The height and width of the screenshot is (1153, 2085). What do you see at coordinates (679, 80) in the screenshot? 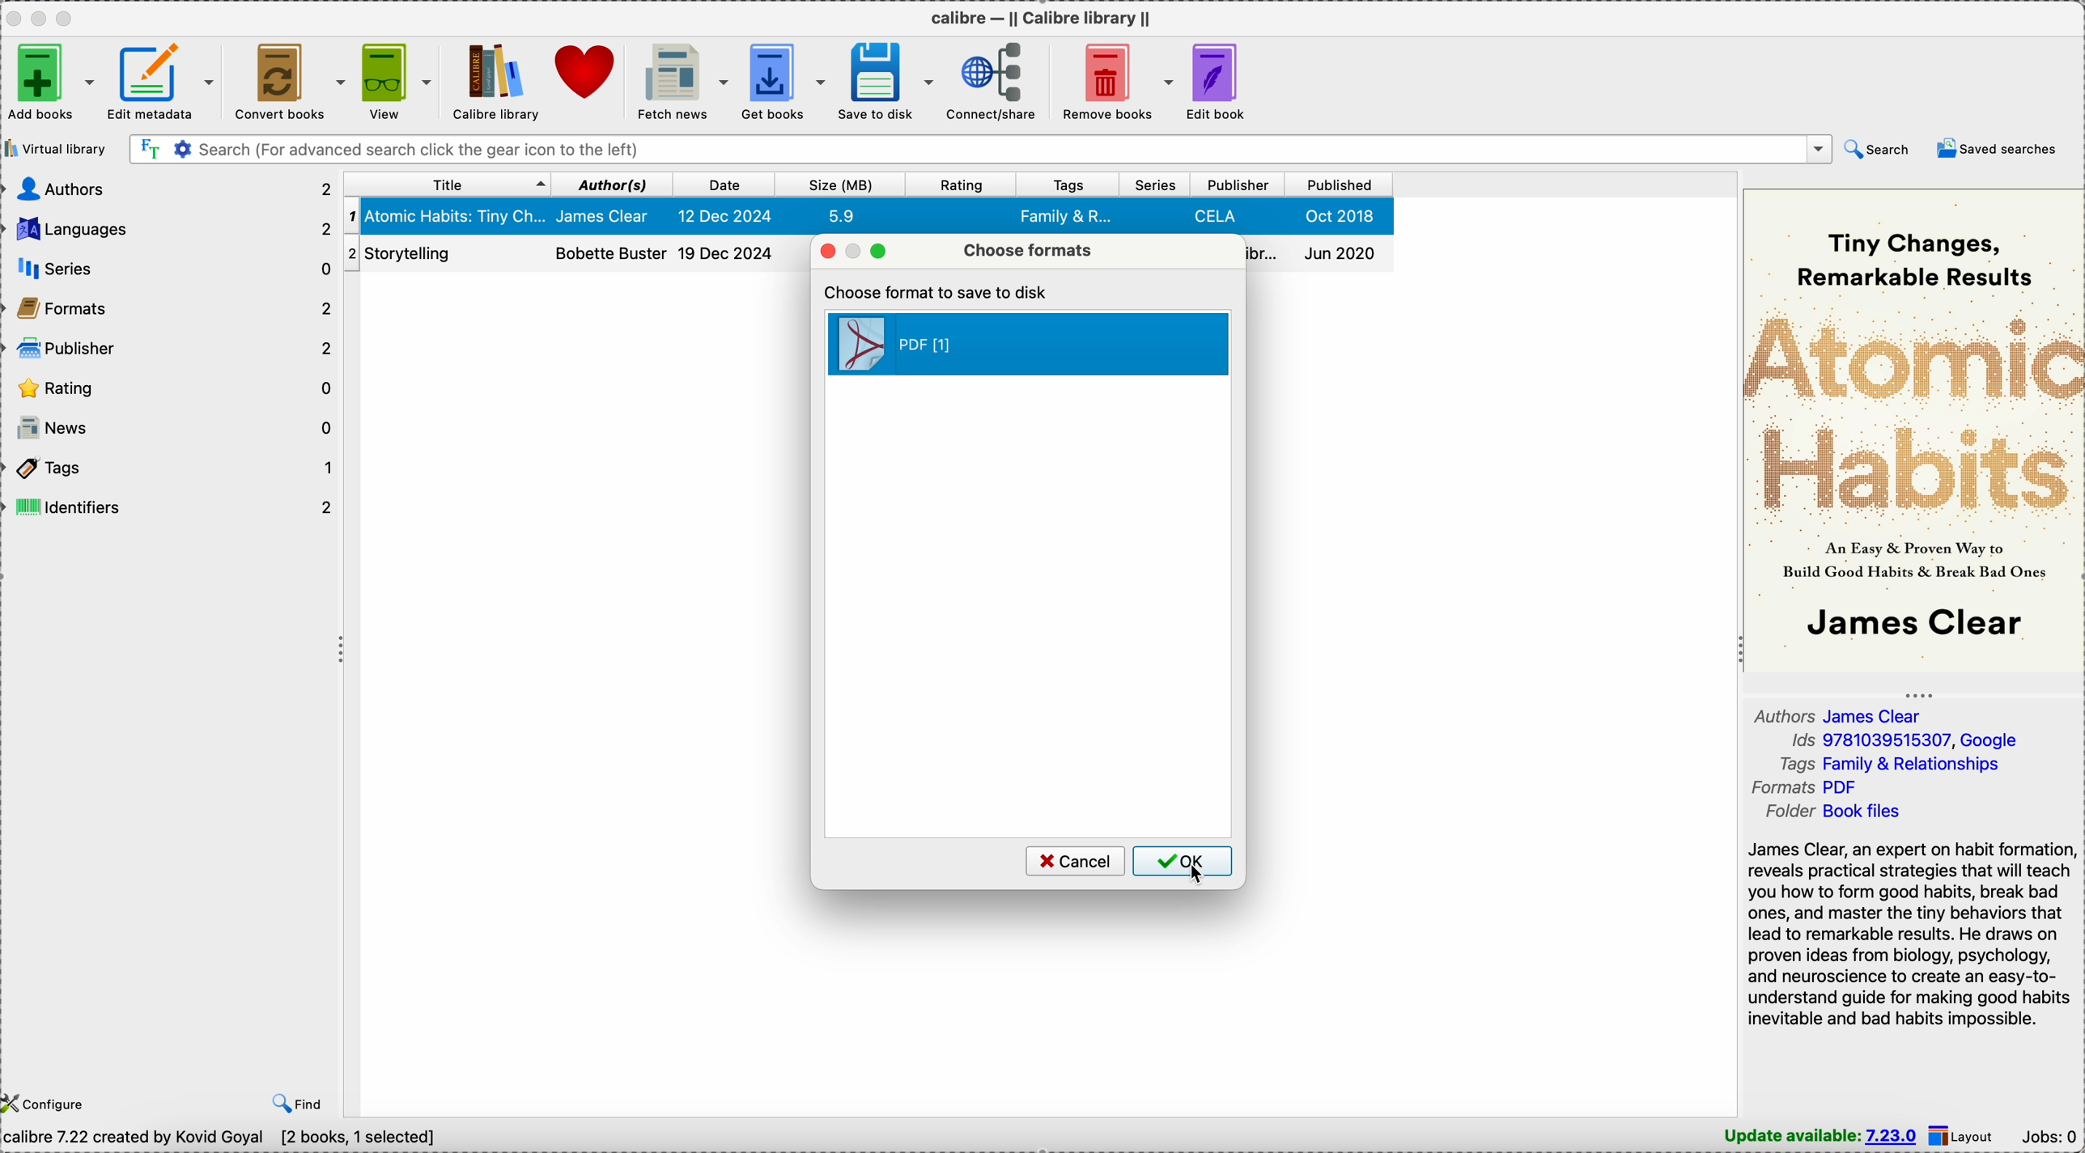
I see `fetch news` at bounding box center [679, 80].